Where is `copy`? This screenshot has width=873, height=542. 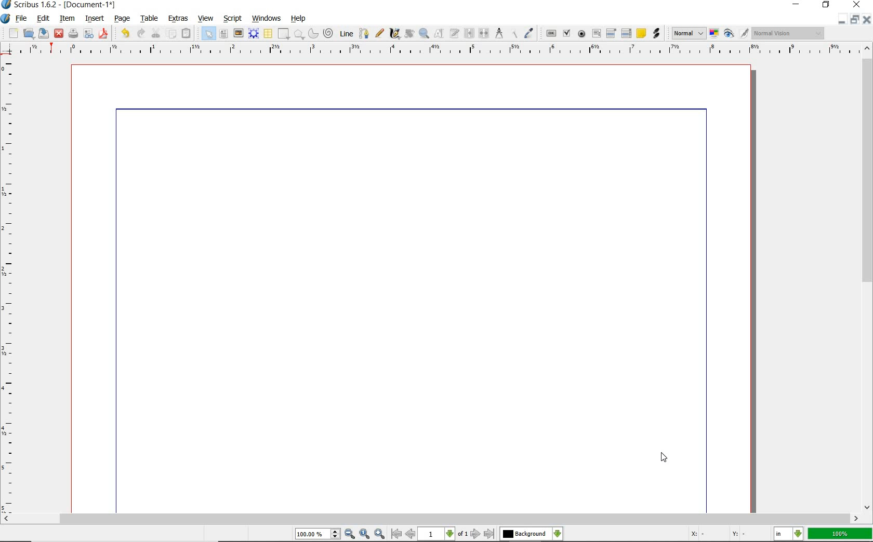 copy is located at coordinates (171, 33).